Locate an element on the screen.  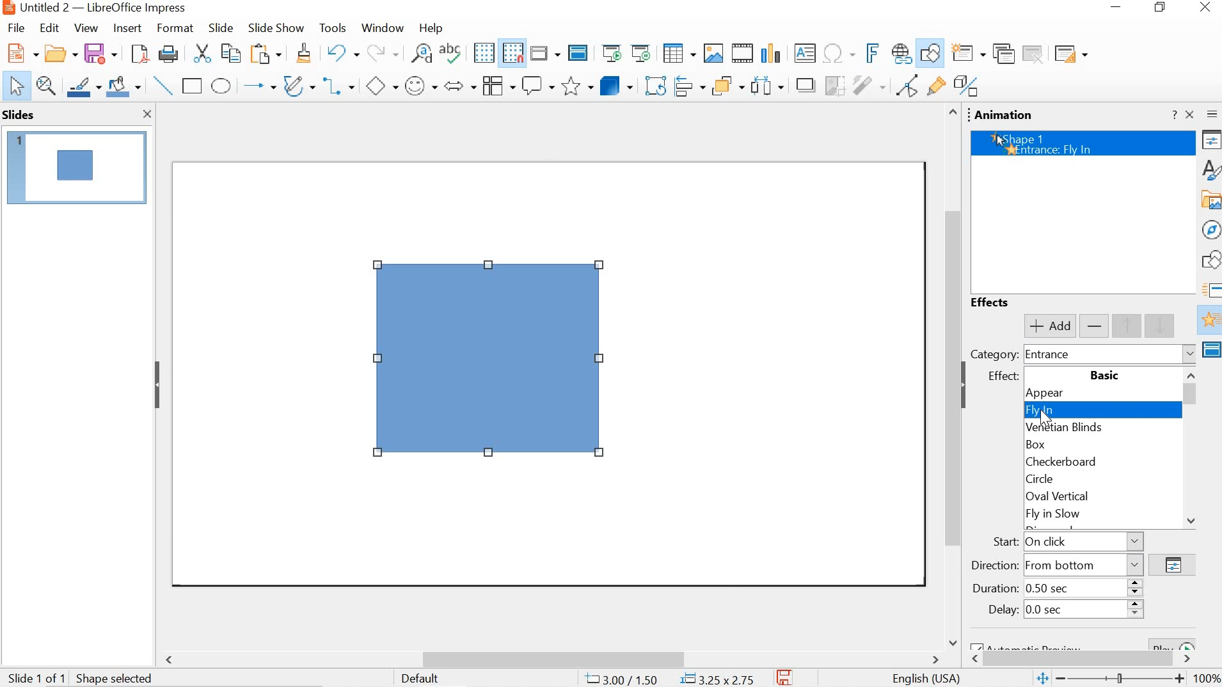
gallery is located at coordinates (1210, 199).